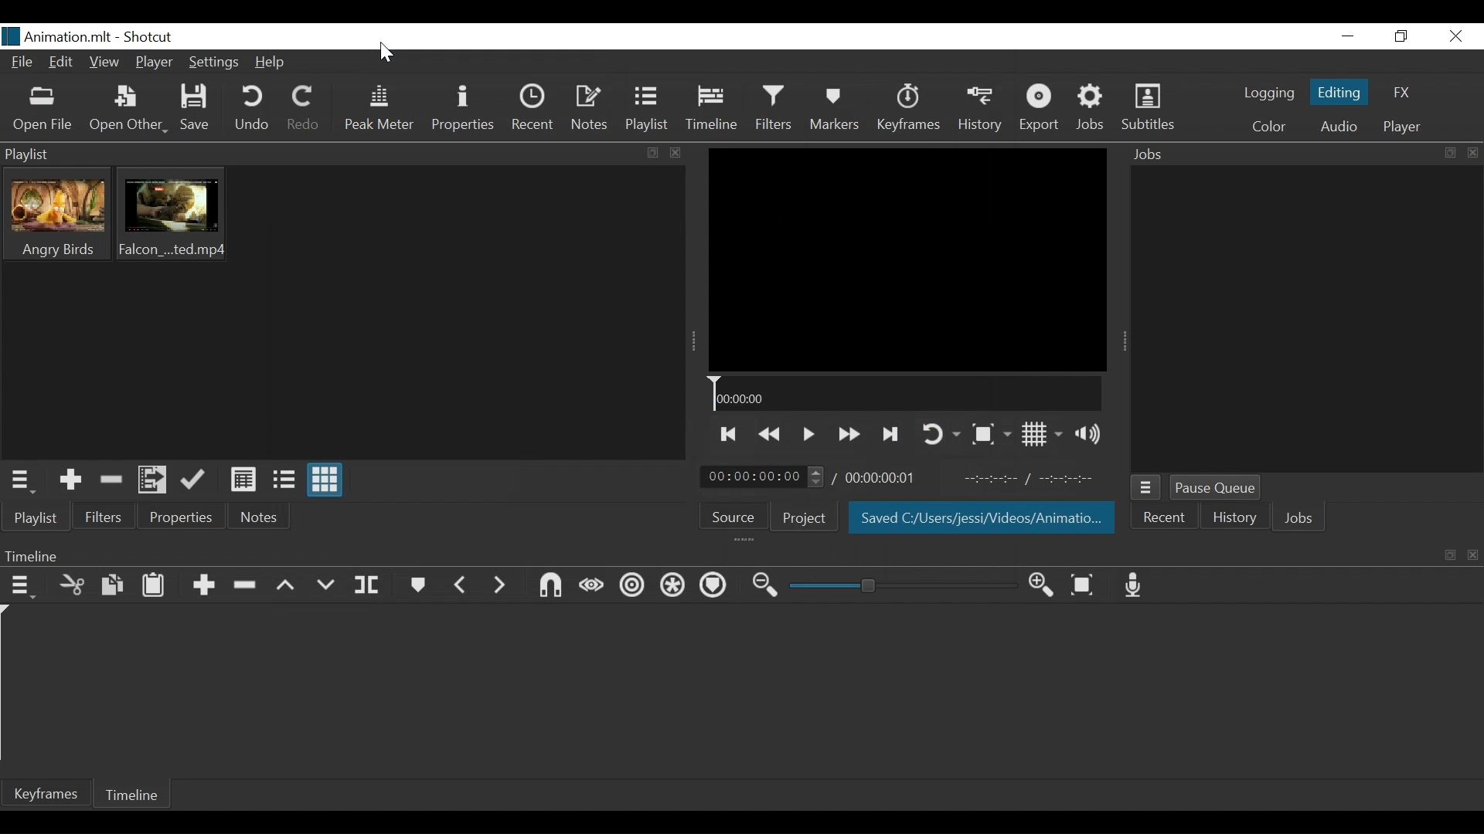 The image size is (1484, 834). Describe the element at coordinates (711, 110) in the screenshot. I see `Timeline` at that location.